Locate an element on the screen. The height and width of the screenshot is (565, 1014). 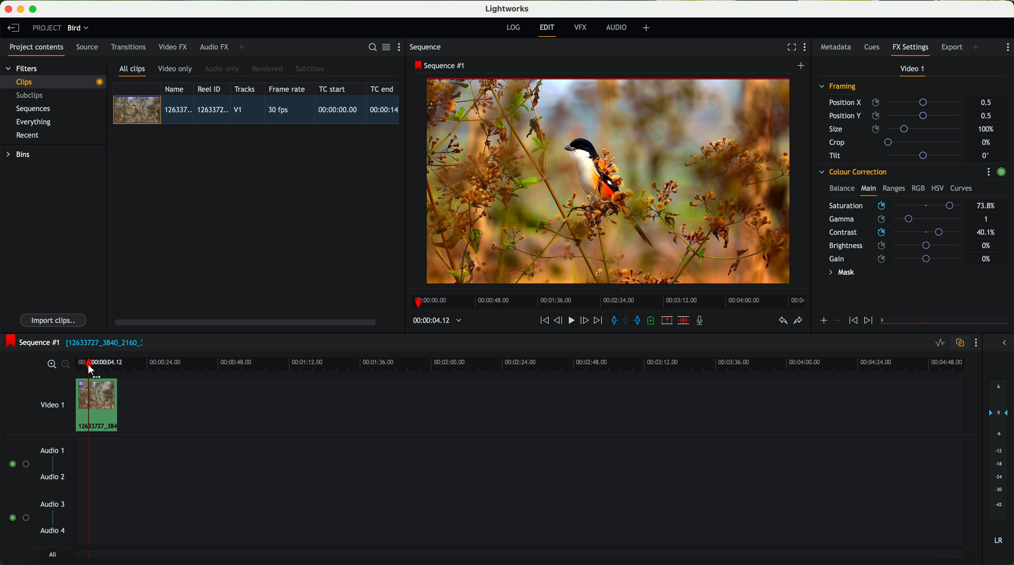
black is located at coordinates (102, 342).